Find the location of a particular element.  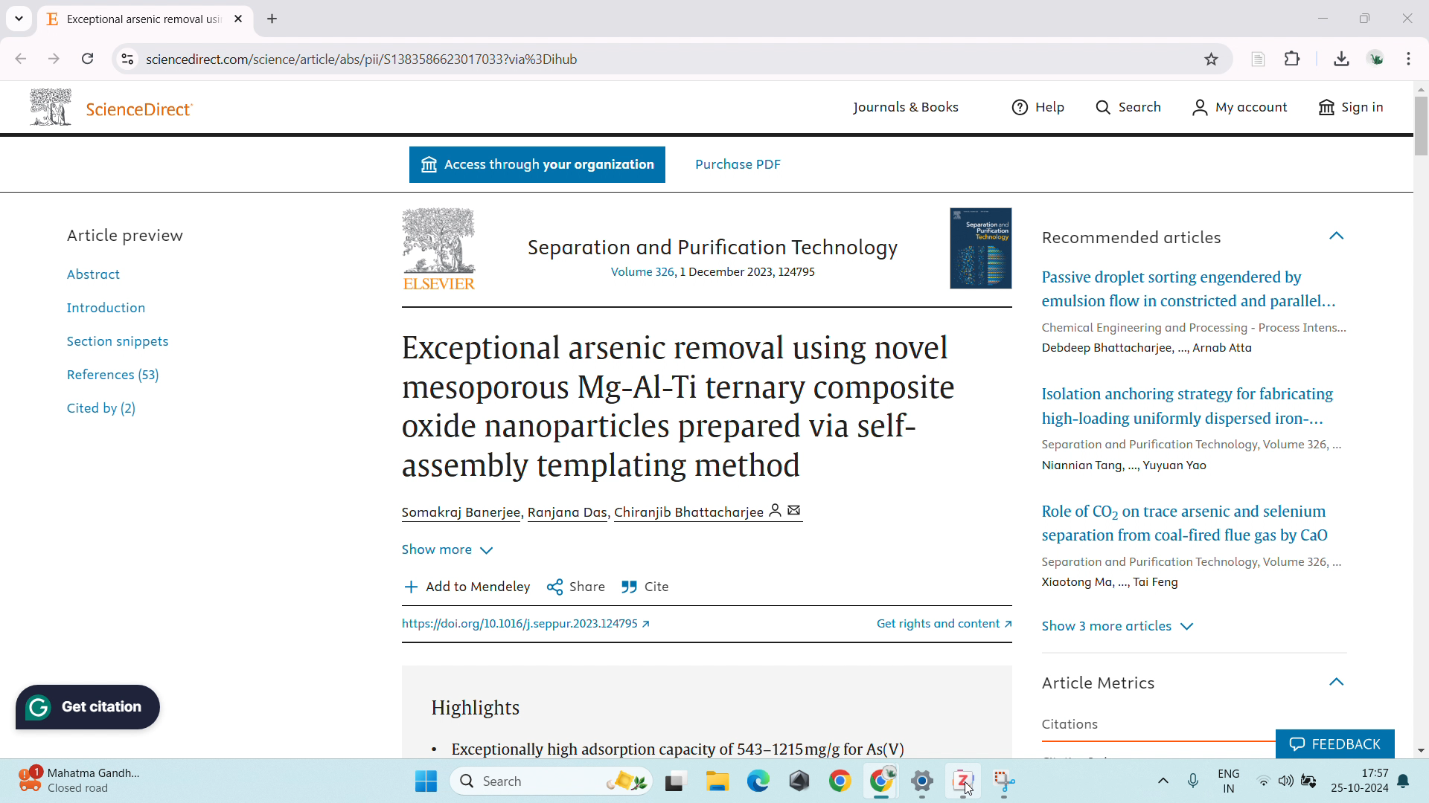

customize and control is located at coordinates (1410, 58).